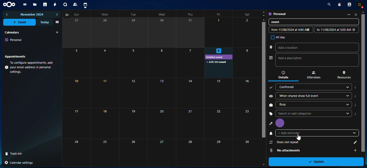  What do you see at coordinates (264, 80) in the screenshot?
I see `scrollbar` at bounding box center [264, 80].